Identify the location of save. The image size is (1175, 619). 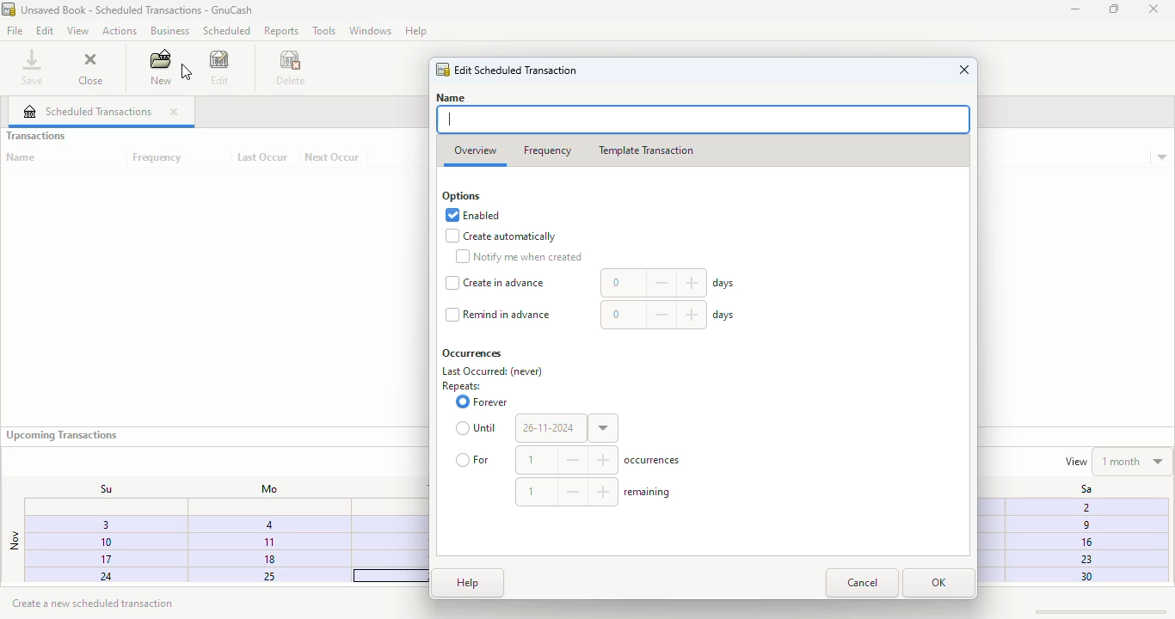
(33, 66).